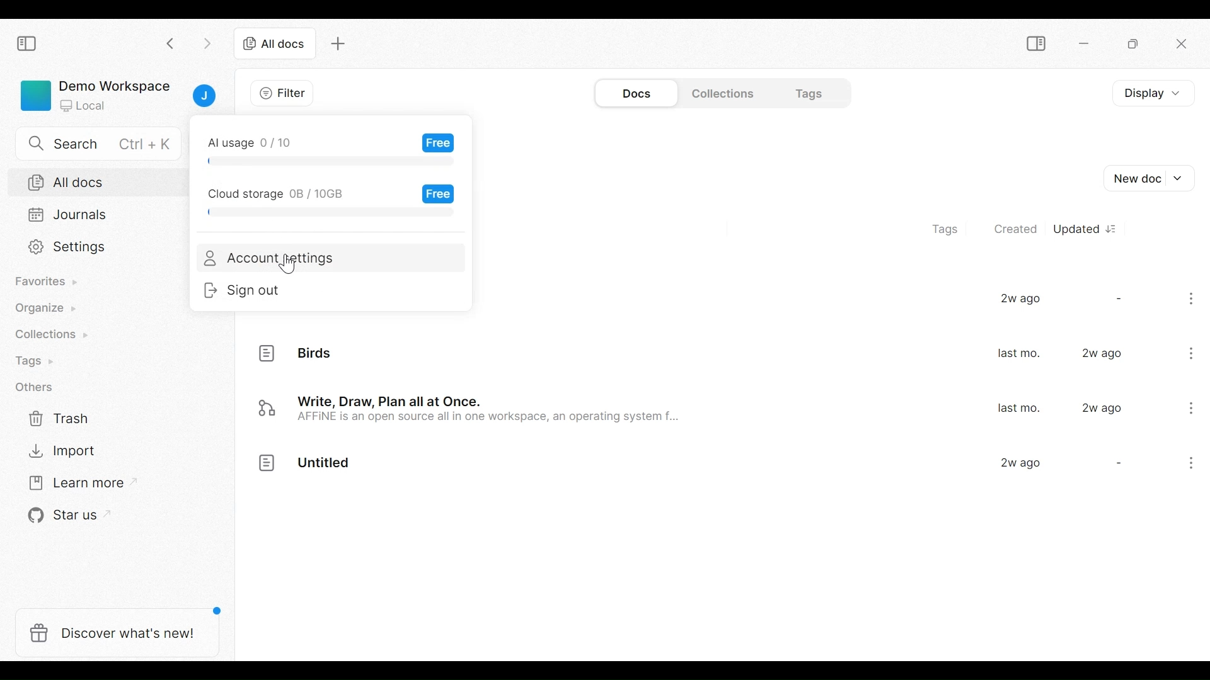  What do you see at coordinates (1183, 45) in the screenshot?
I see `Close` at bounding box center [1183, 45].